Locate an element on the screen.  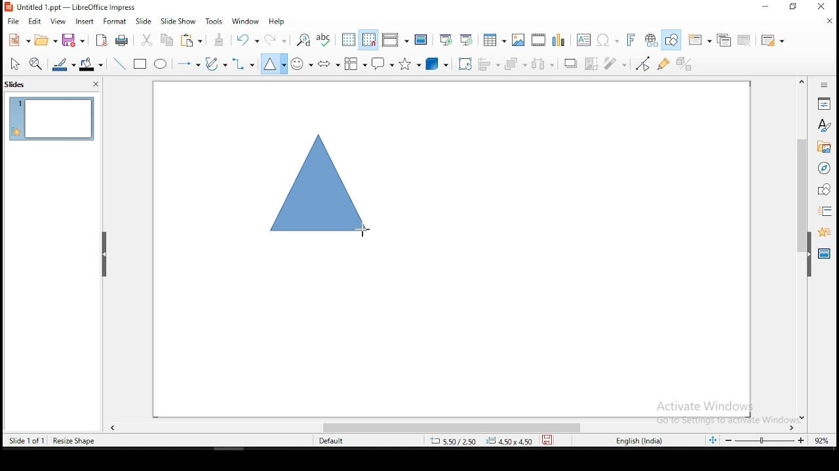
crop tool is located at coordinates (463, 63).